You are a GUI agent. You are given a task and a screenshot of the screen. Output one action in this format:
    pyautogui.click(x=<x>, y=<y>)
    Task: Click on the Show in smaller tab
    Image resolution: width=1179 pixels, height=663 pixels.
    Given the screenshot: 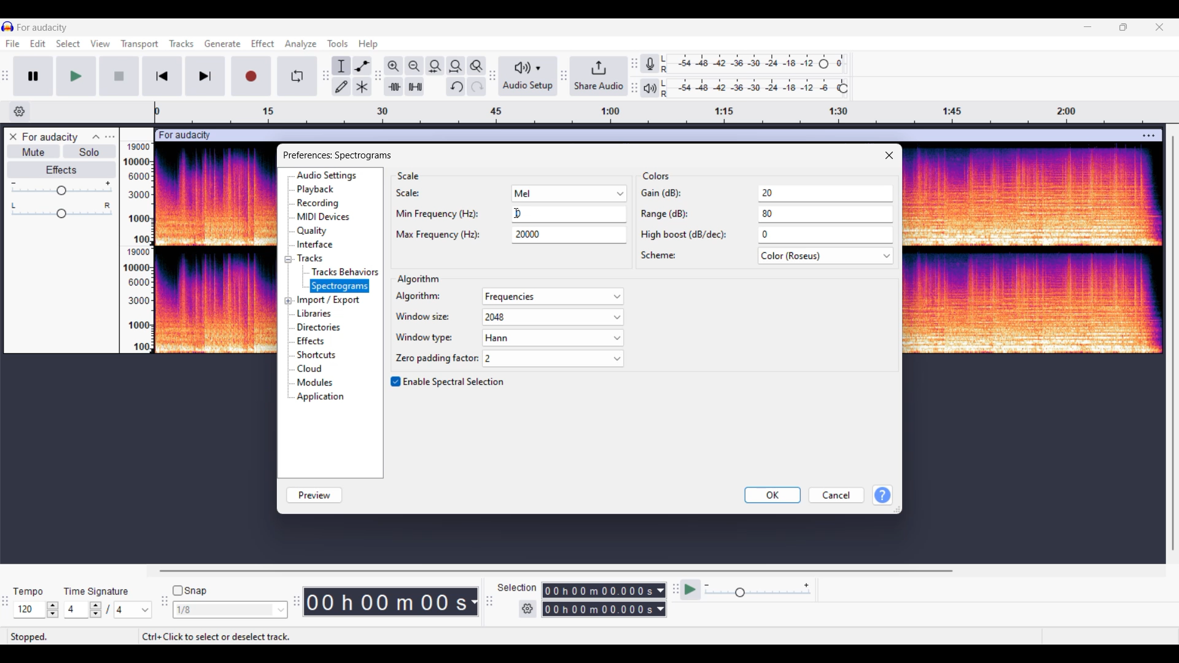 What is the action you would take?
    pyautogui.click(x=1123, y=27)
    